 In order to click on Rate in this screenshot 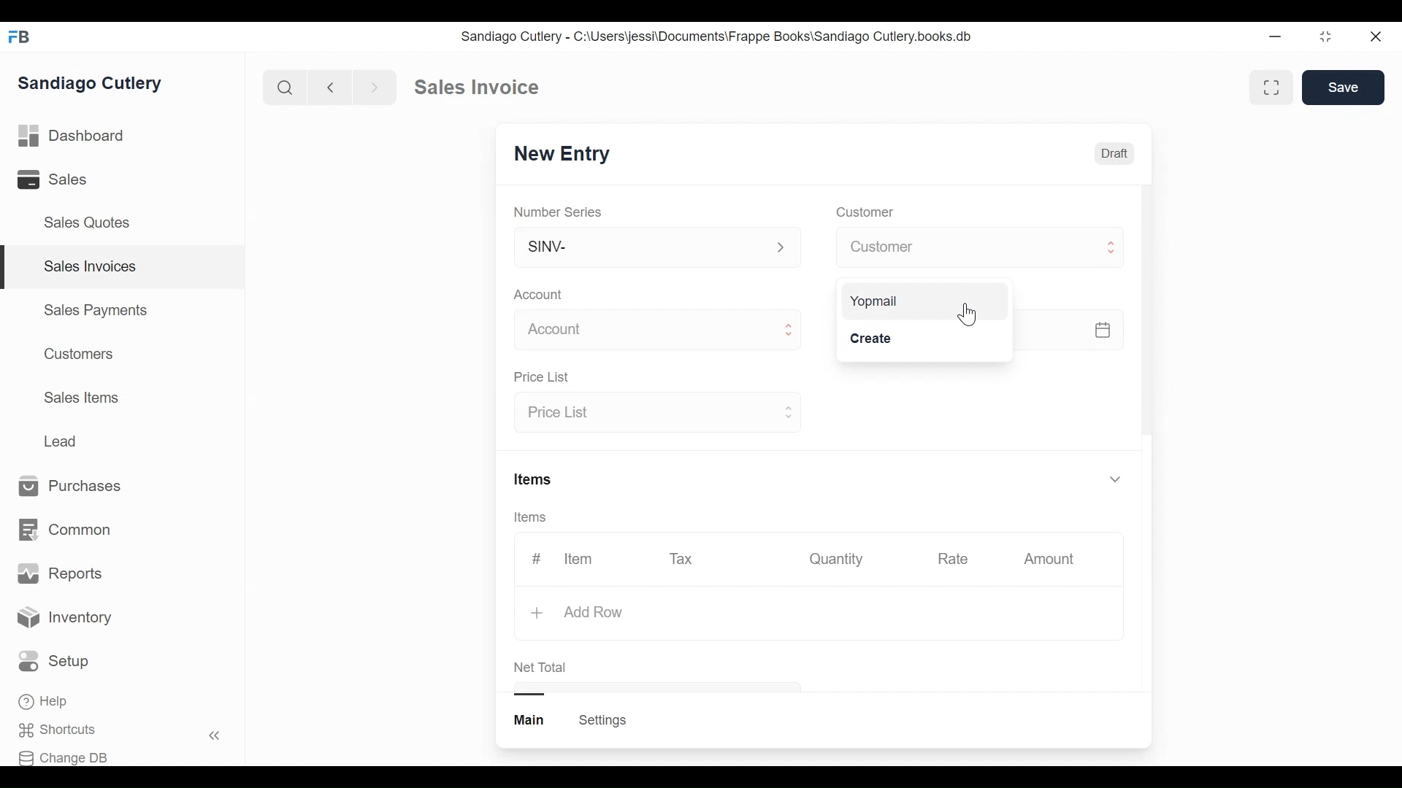, I will do `click(951, 559)`.